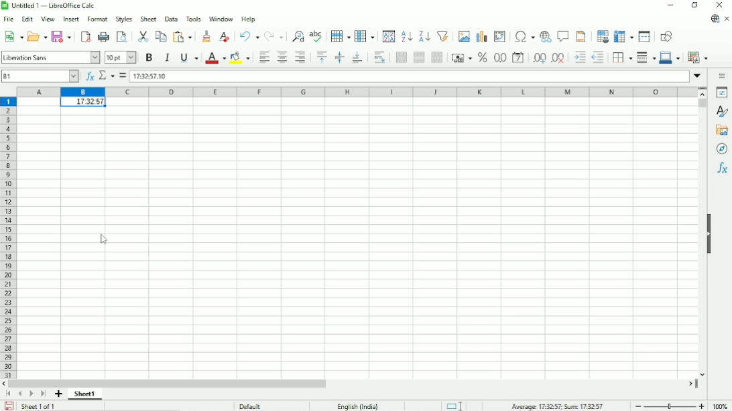 Image resolution: width=732 pixels, height=411 pixels. I want to click on Scroll to next sheet, so click(31, 394).